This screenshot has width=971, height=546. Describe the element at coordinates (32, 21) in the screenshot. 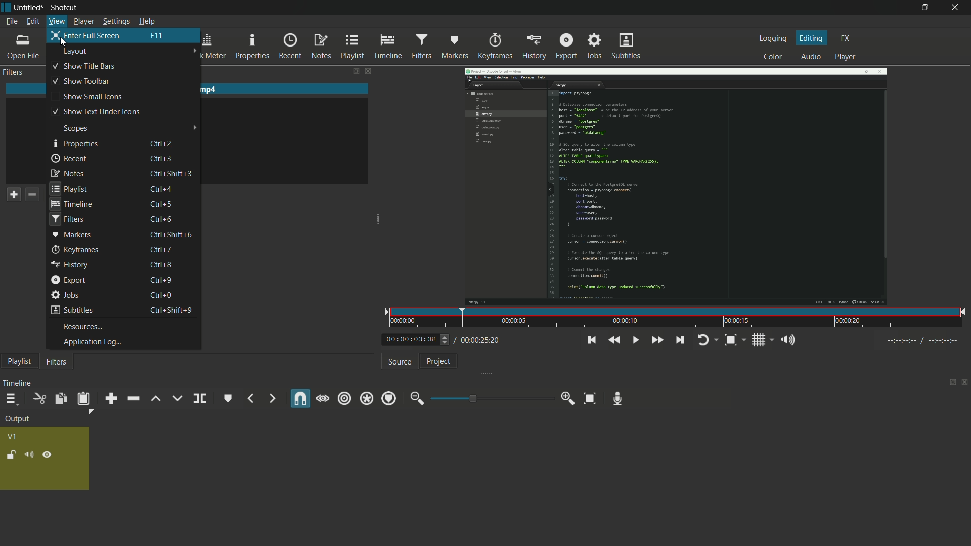

I see `edit menu` at that location.